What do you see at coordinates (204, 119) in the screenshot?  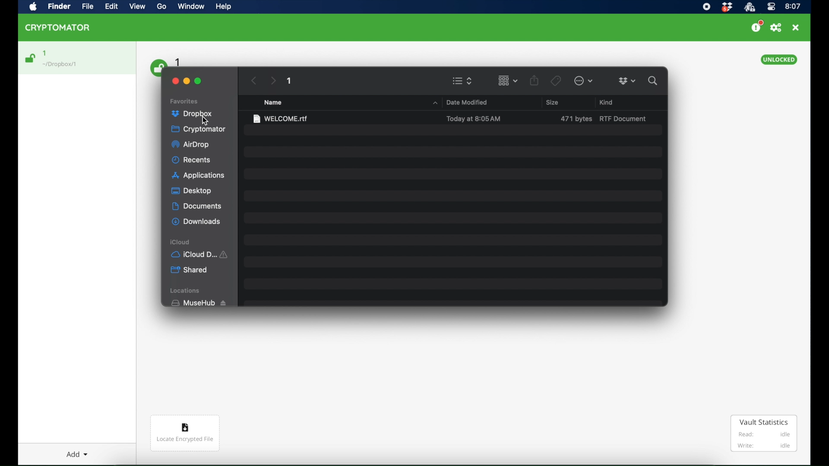 I see `cursor` at bounding box center [204, 119].